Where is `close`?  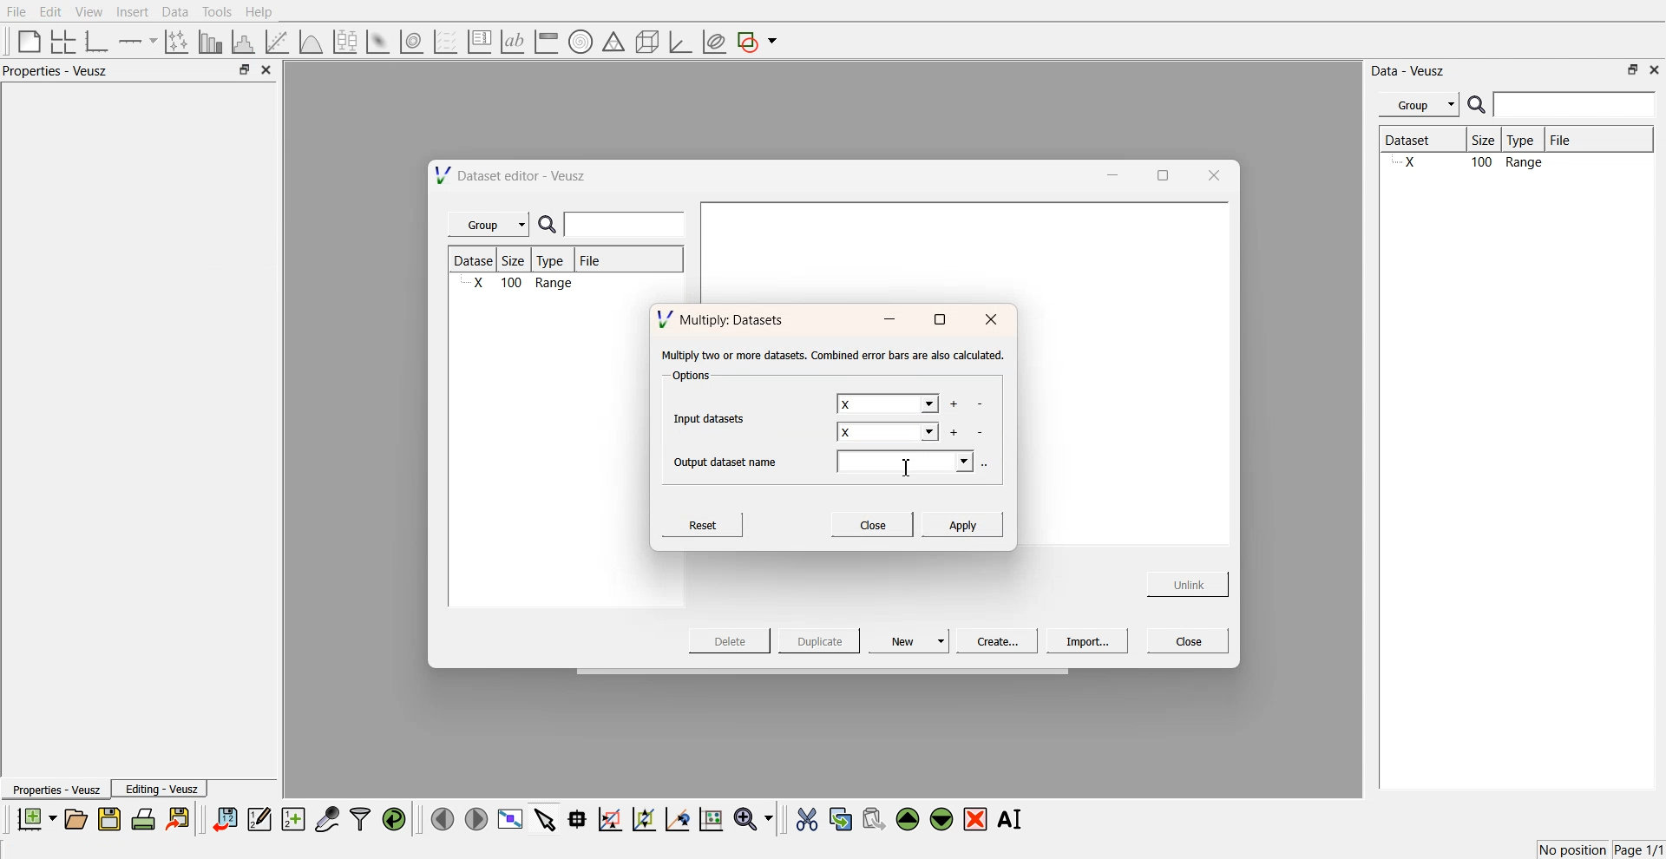
close is located at coordinates (992, 320).